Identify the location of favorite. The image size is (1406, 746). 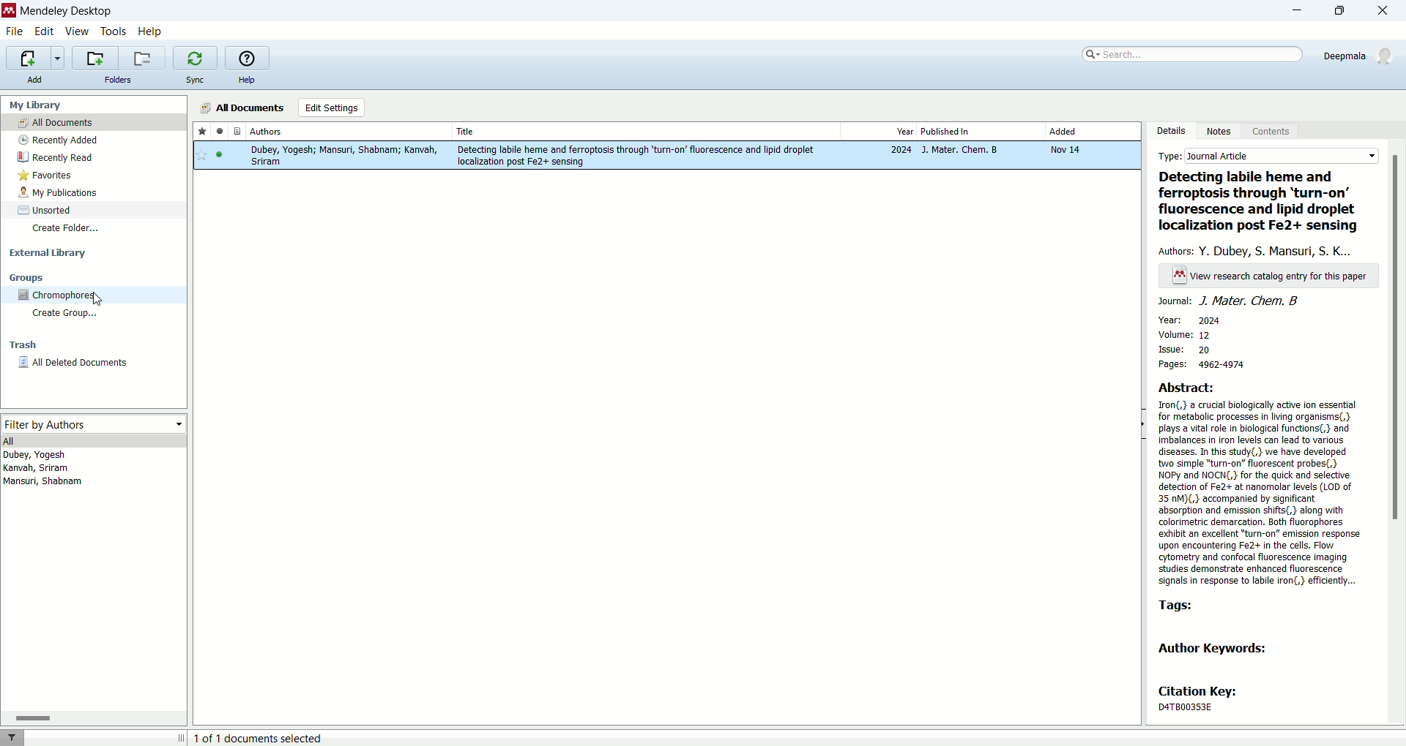
(201, 132).